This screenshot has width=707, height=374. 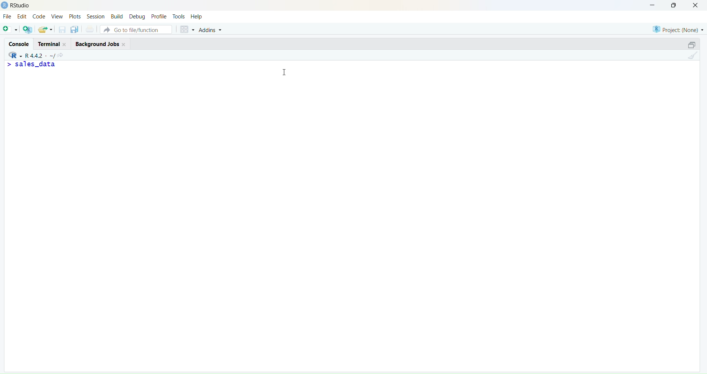 I want to click on View, so click(x=58, y=17).